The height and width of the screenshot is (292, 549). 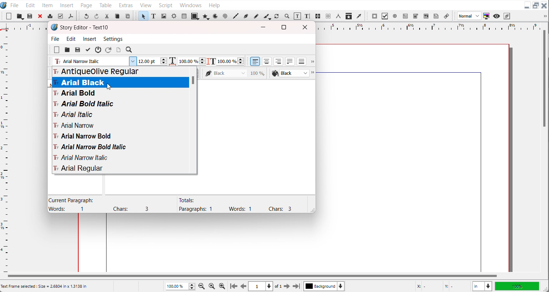 I want to click on Close, so click(x=40, y=16).